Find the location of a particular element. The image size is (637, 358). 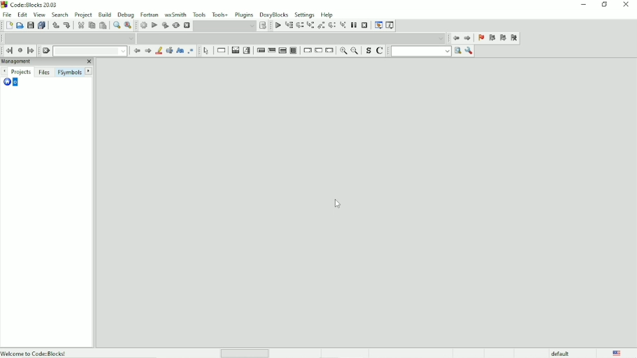

Debugging windows is located at coordinates (377, 26).